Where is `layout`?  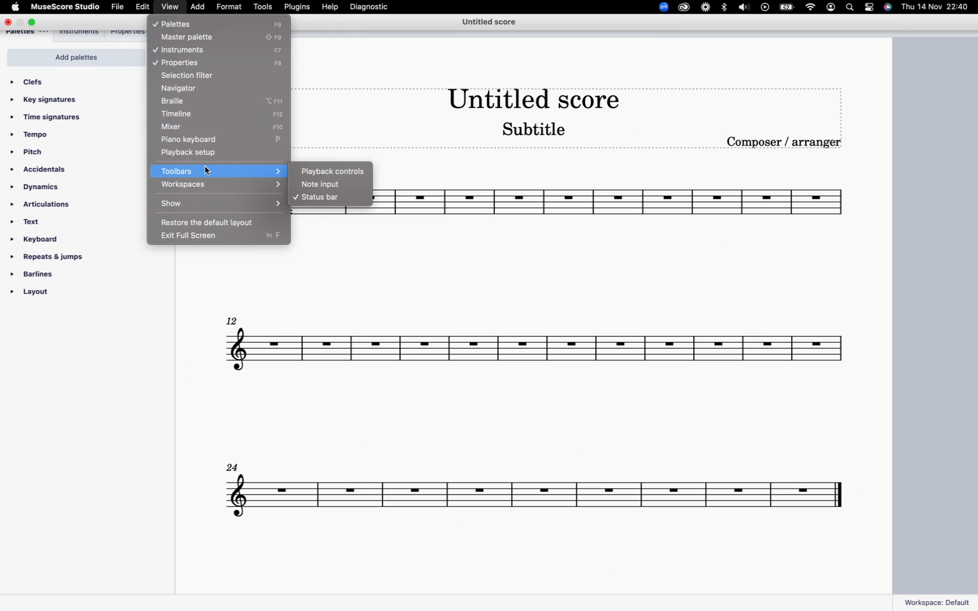 layout is located at coordinates (52, 294).